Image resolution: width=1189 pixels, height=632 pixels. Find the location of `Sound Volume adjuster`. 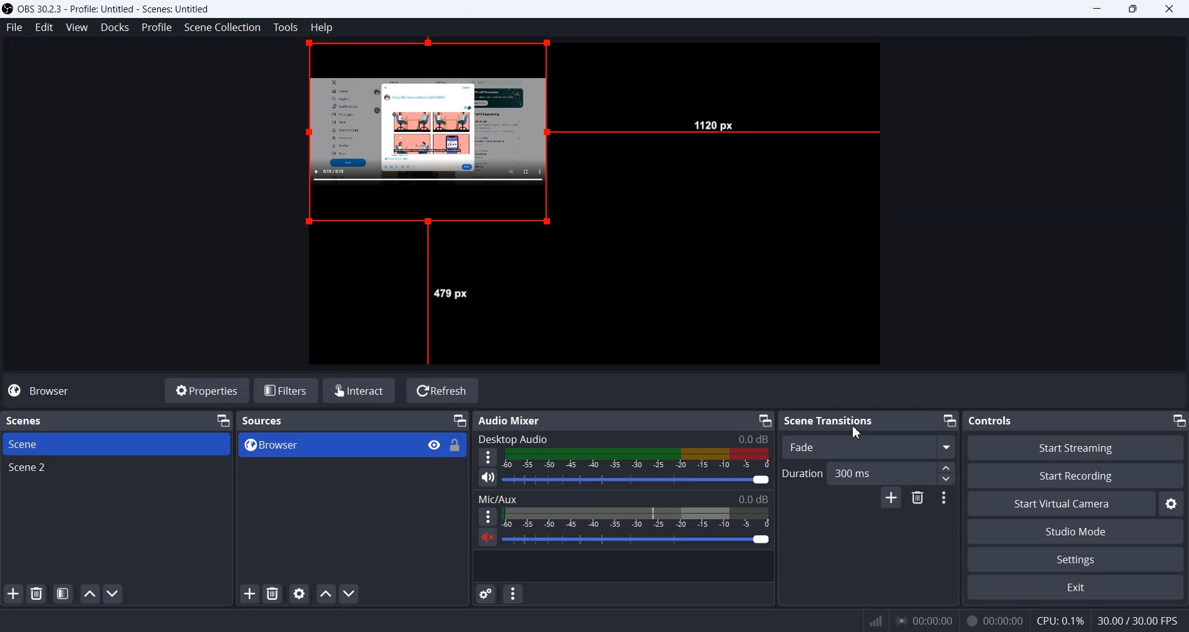

Sound Volume adjuster is located at coordinates (643, 540).